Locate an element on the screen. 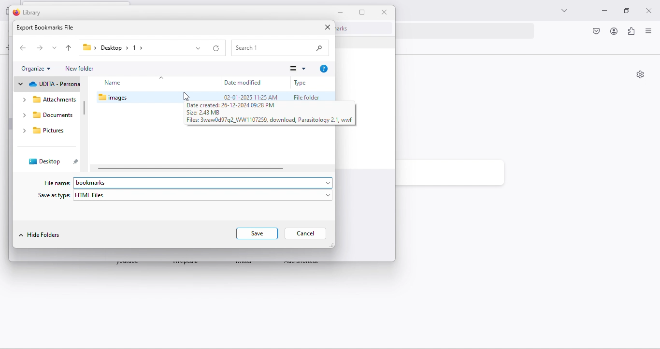 The height and width of the screenshot is (349, 660). file name is located at coordinates (56, 183).